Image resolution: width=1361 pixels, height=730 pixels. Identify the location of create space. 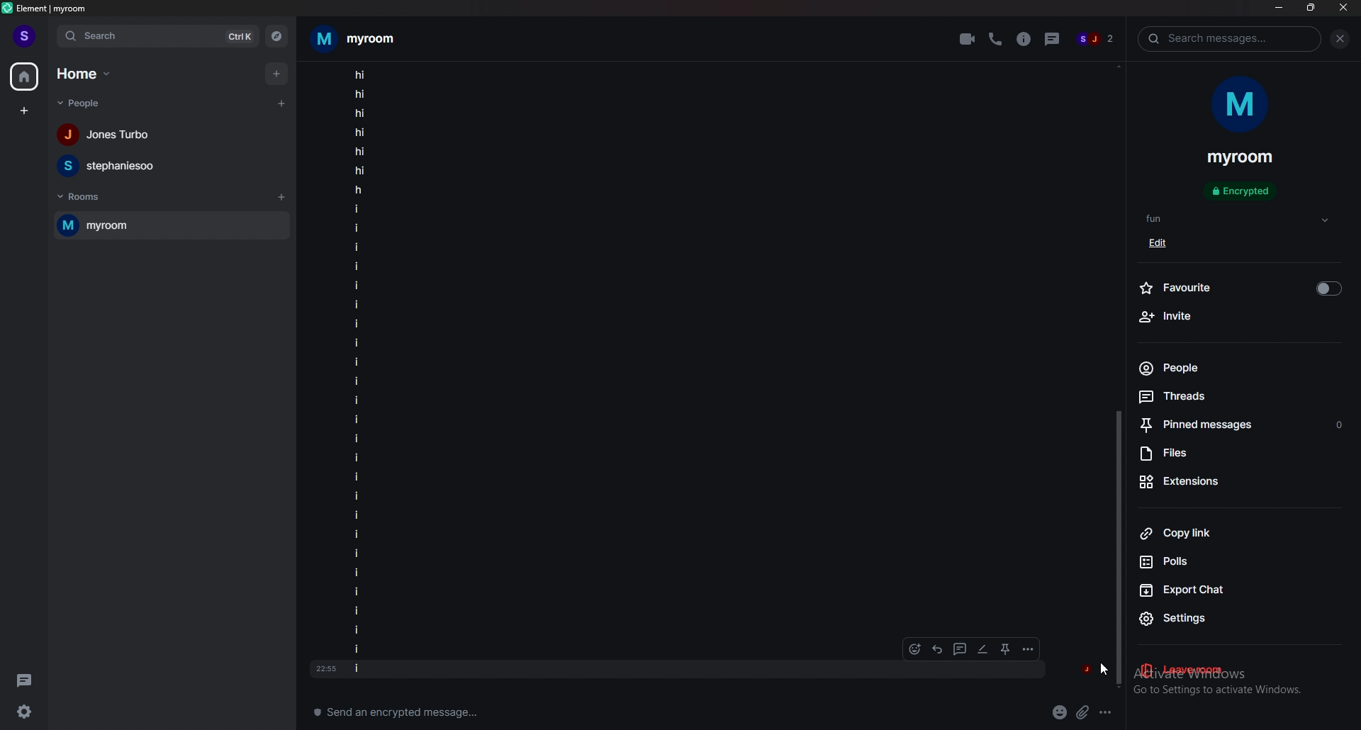
(26, 111).